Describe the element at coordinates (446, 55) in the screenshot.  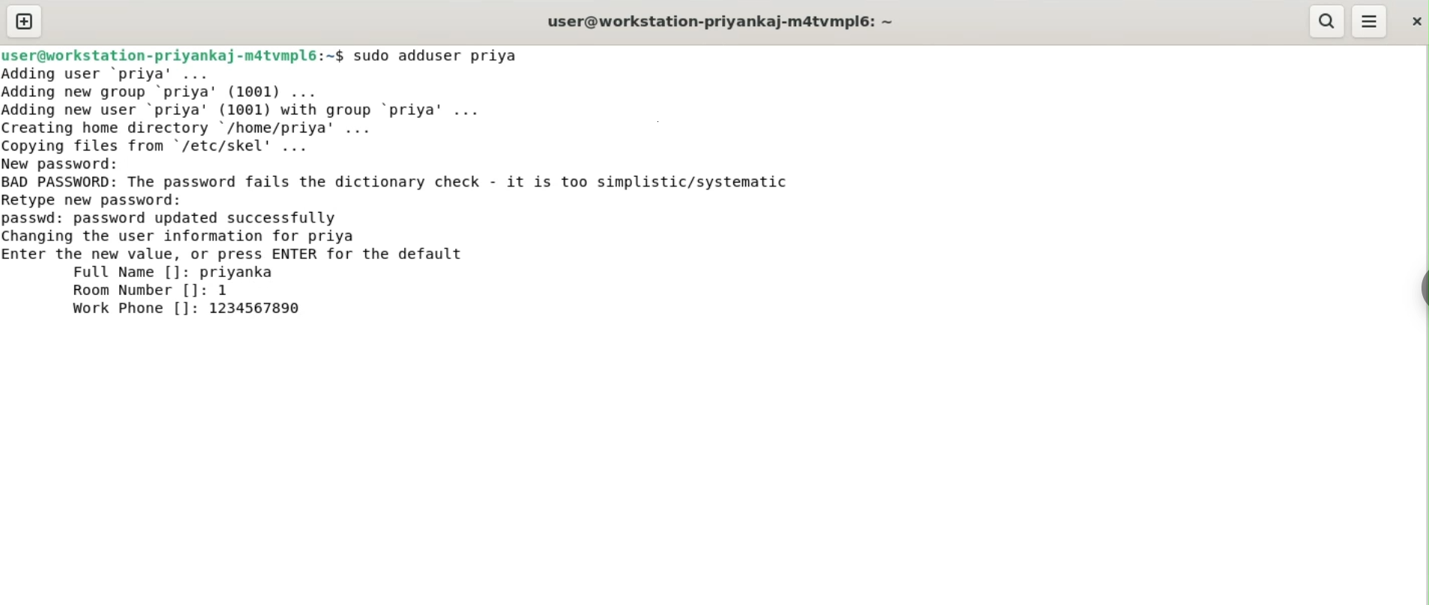
I see `sudo adduser priya` at that location.